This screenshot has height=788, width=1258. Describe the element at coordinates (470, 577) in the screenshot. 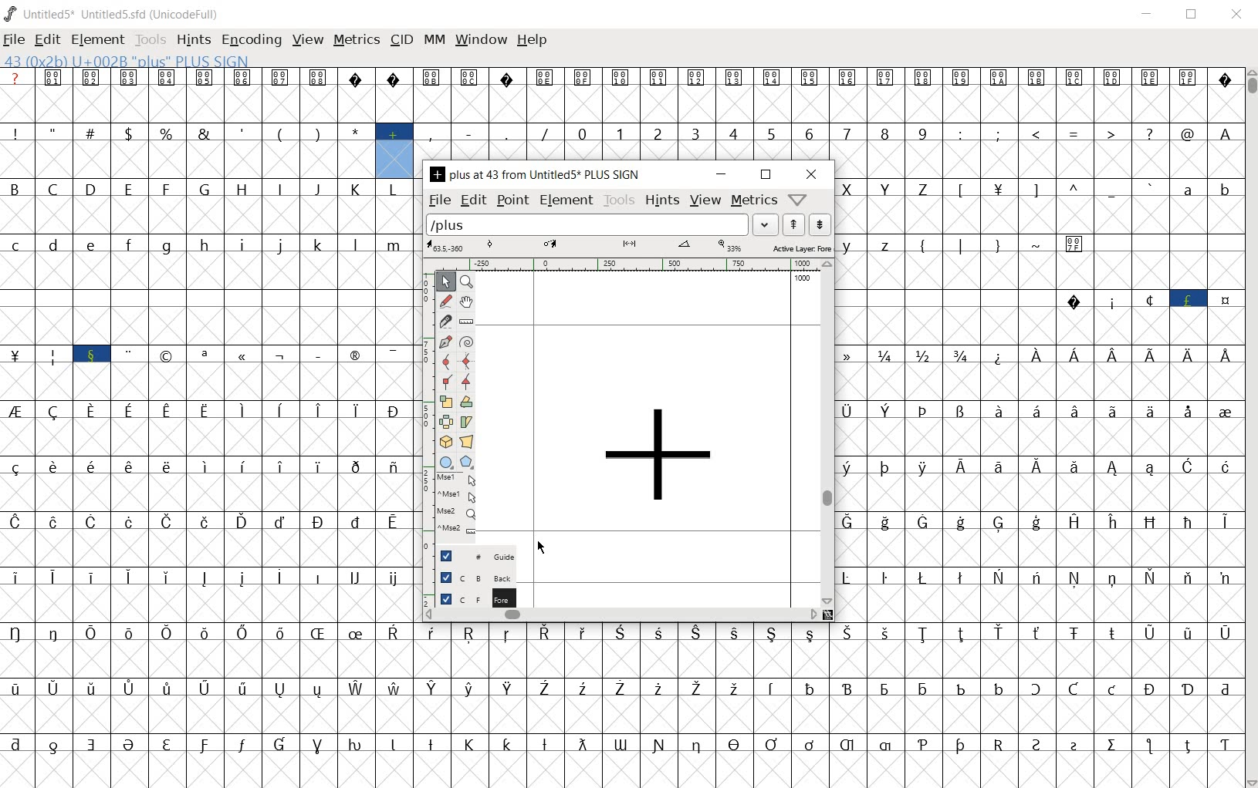

I see `background` at that location.